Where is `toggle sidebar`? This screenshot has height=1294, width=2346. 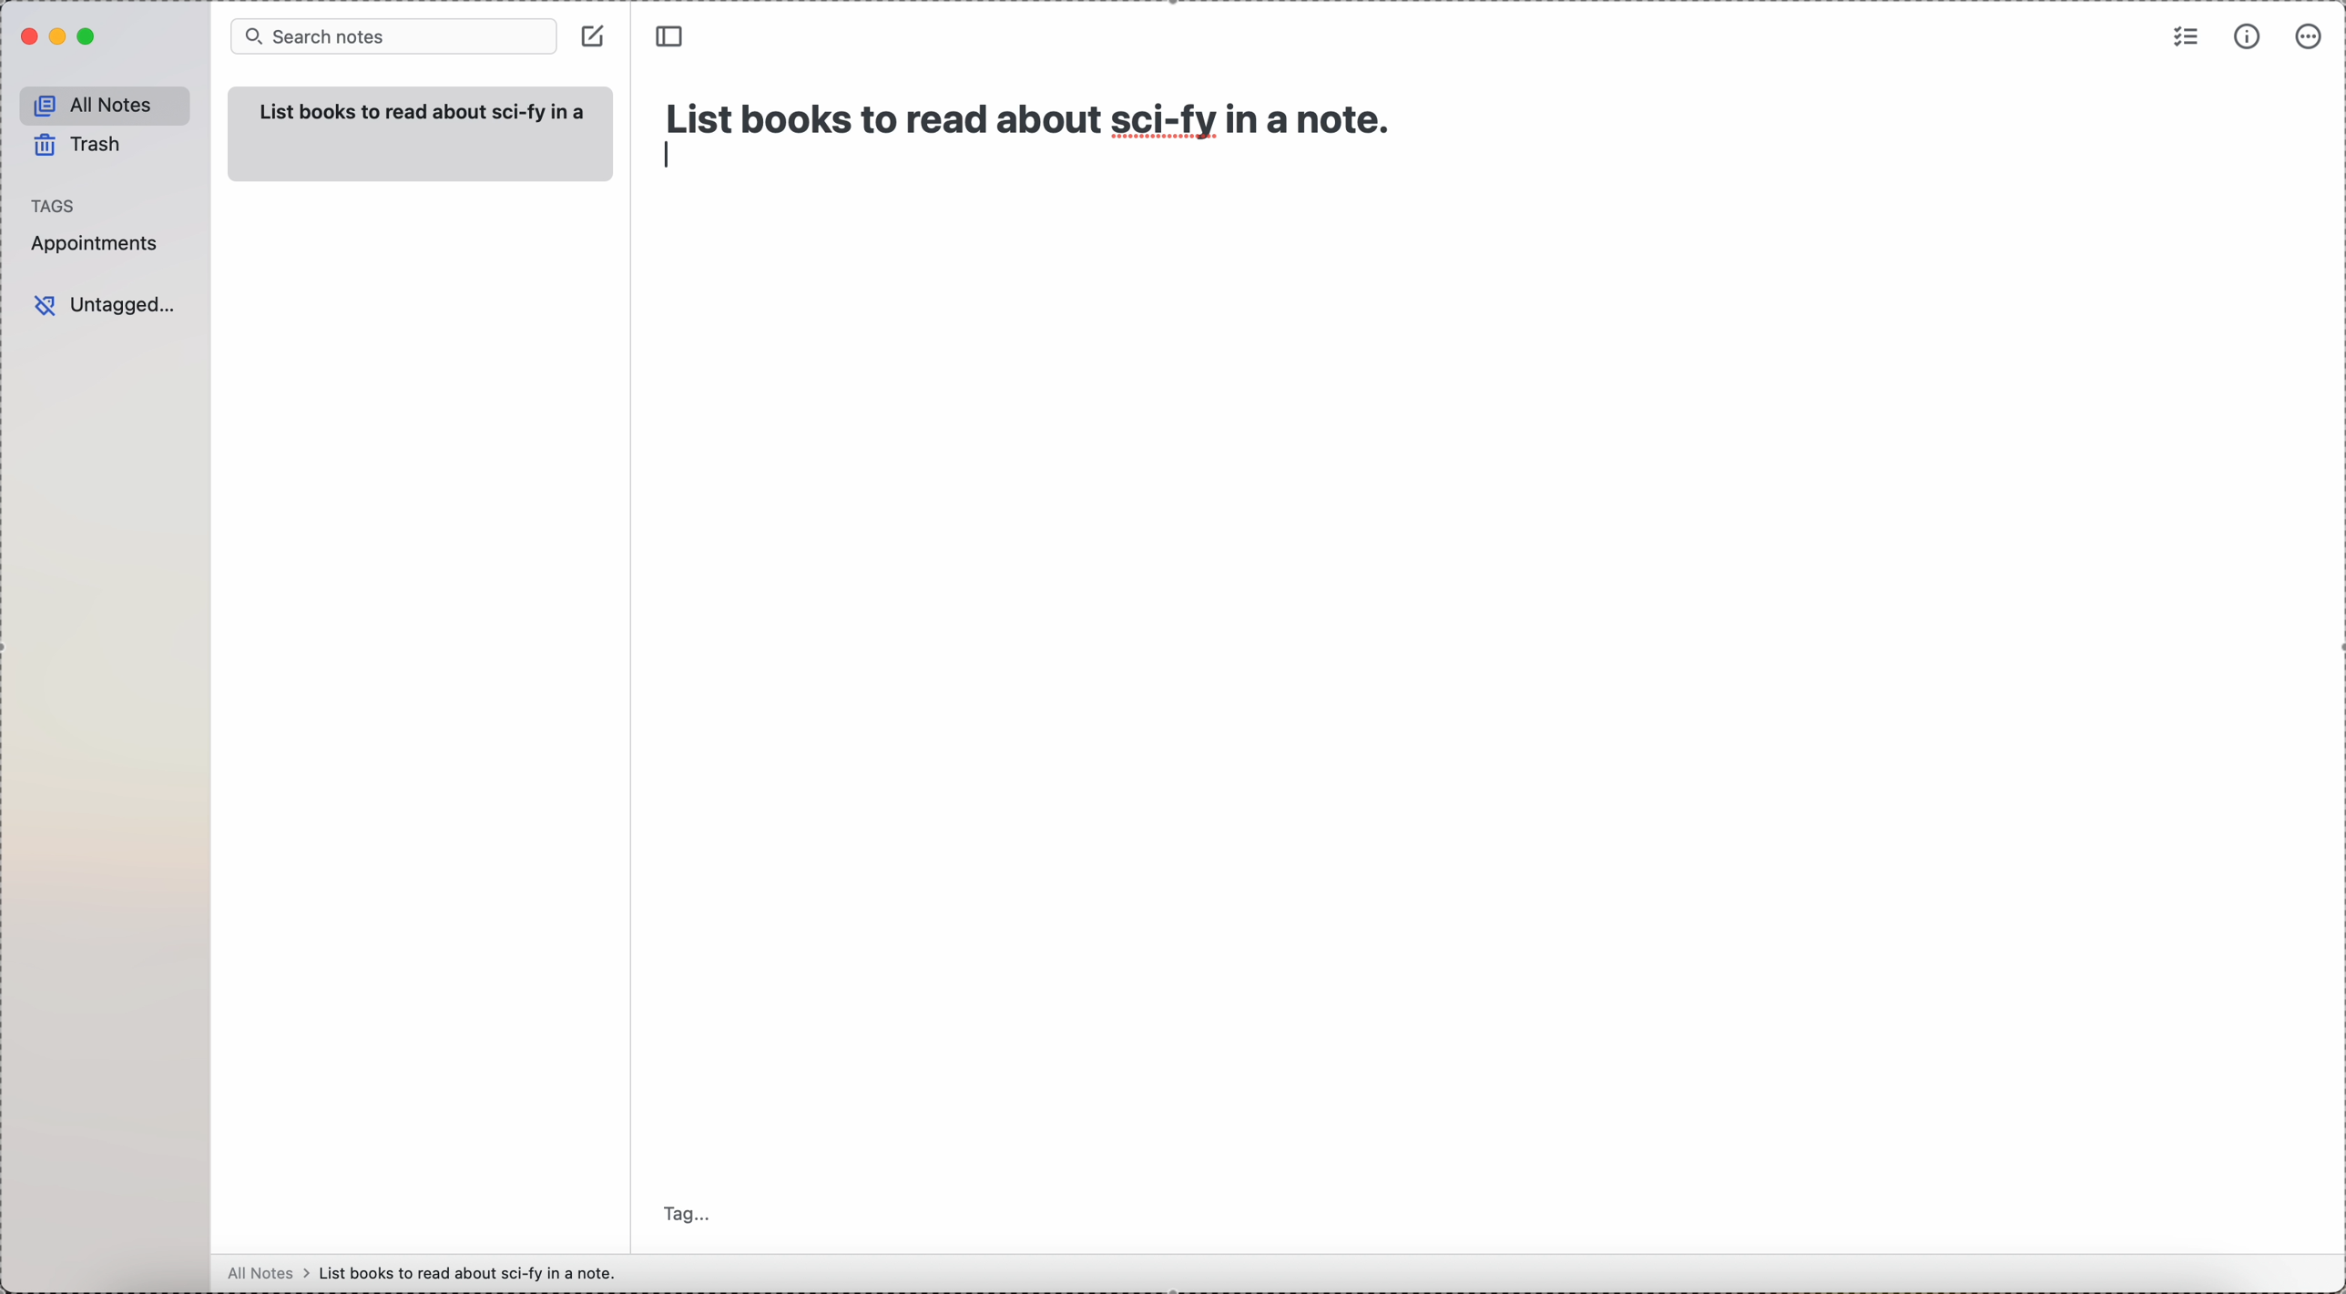 toggle sidebar is located at coordinates (672, 36).